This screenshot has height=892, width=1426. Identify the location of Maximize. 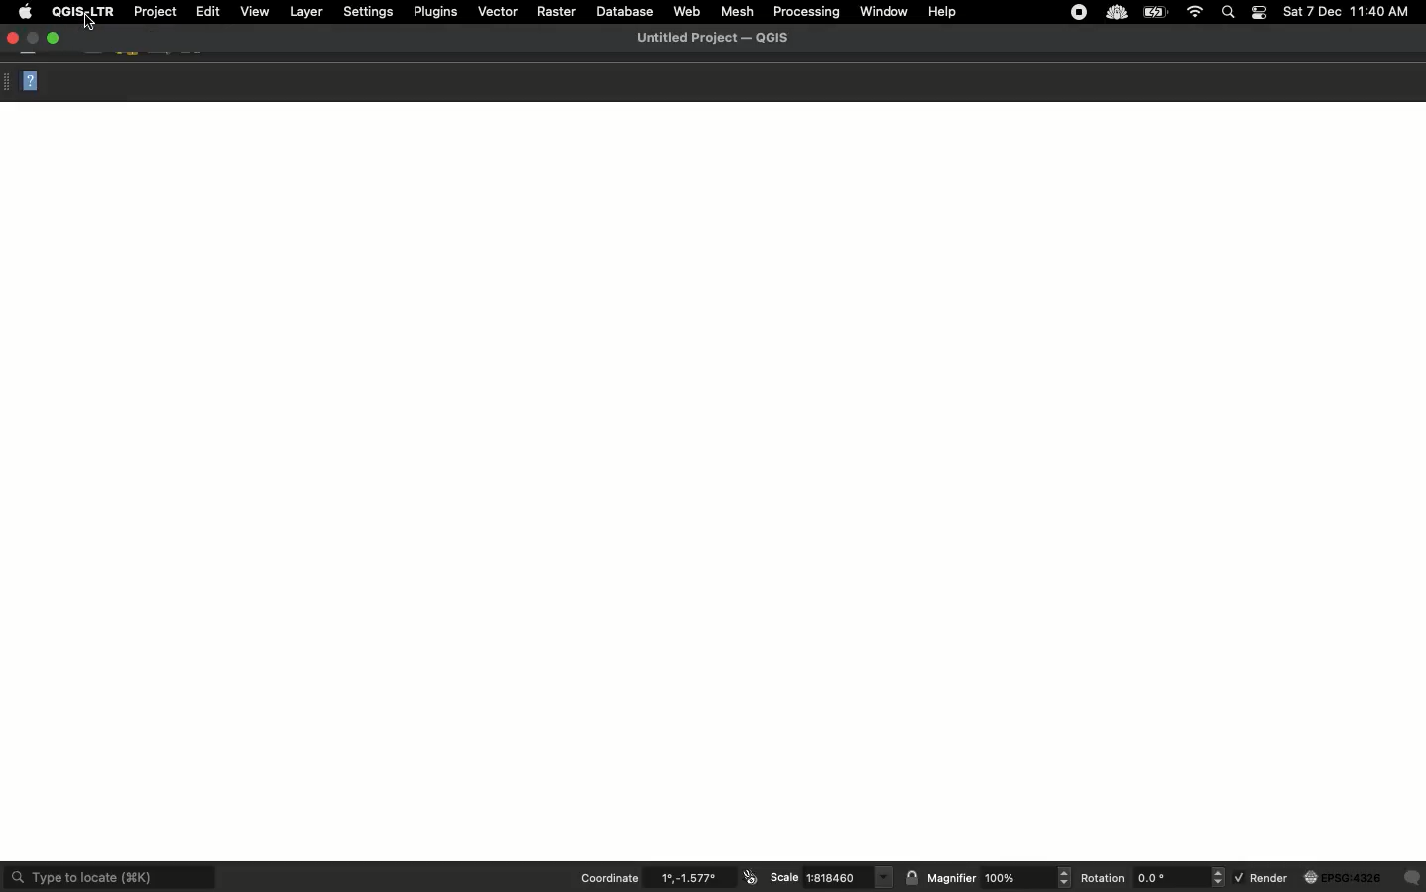
(57, 36).